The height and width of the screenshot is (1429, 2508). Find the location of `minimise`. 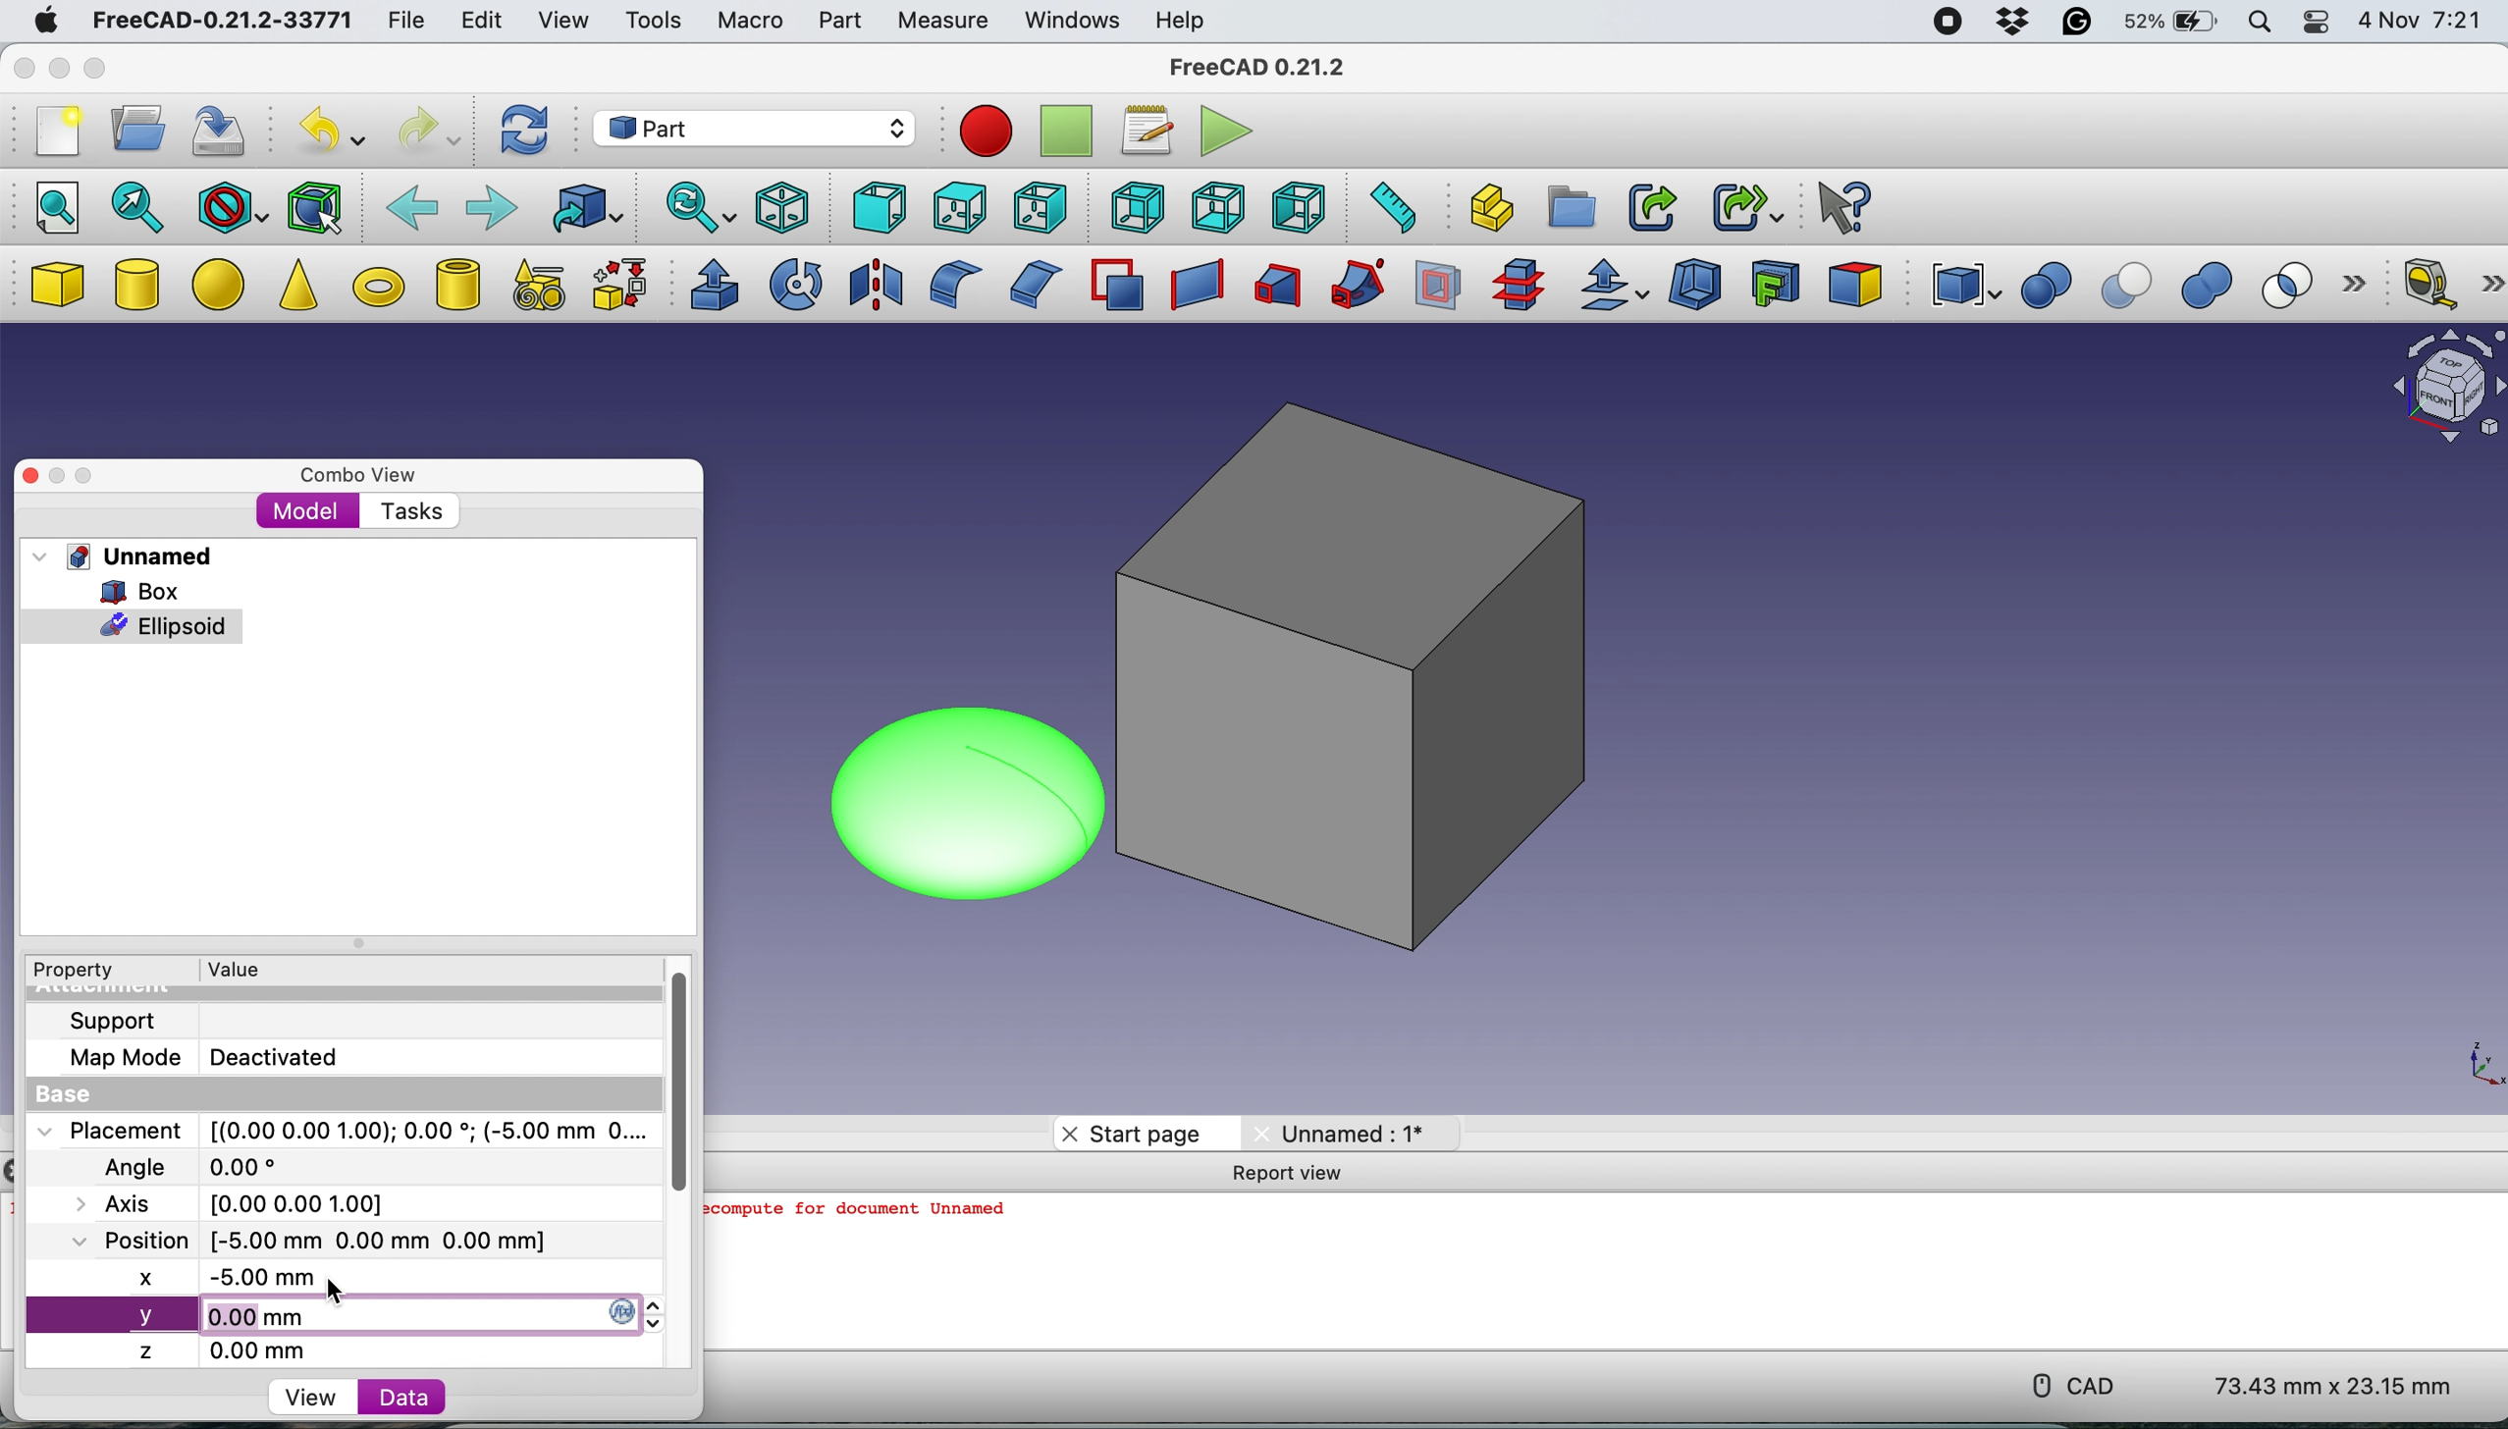

minimise is located at coordinates (55, 69).